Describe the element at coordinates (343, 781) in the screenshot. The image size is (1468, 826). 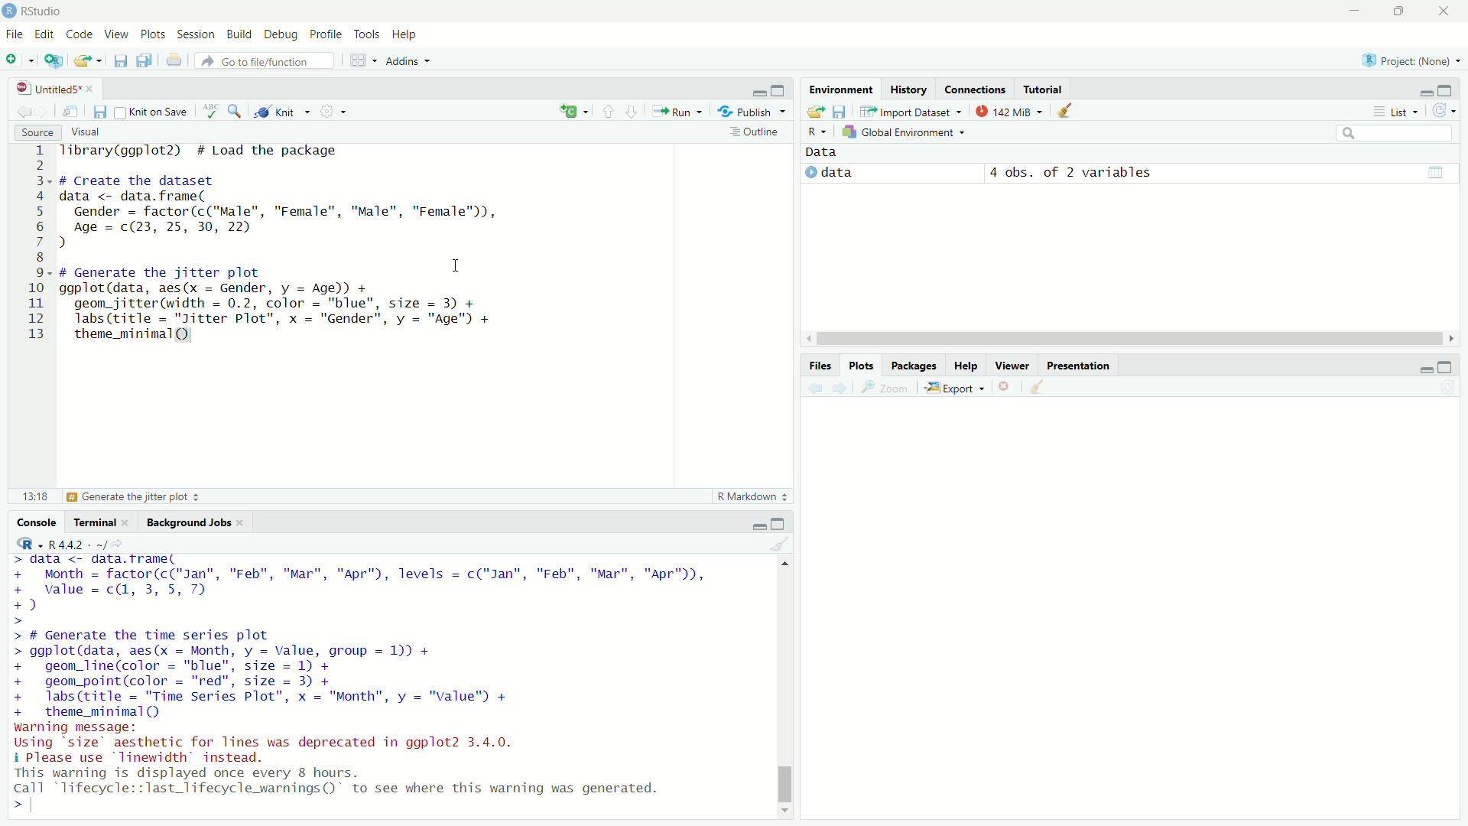
I see `warning displayed` at that location.